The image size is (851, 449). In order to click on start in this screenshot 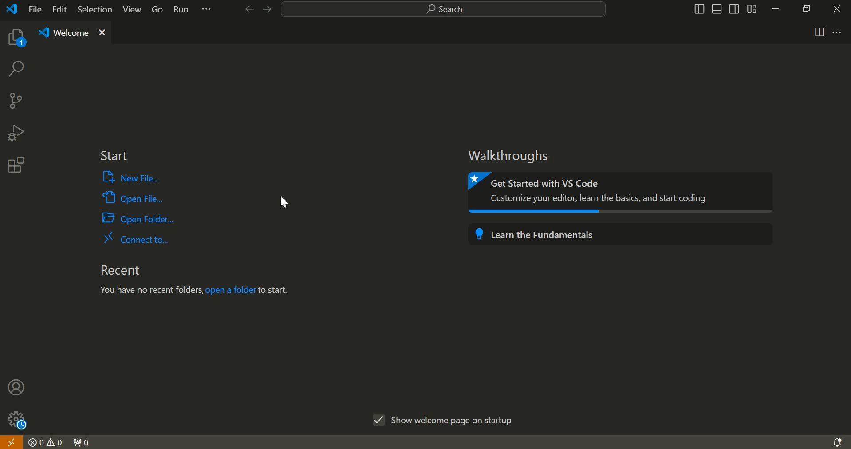, I will do `click(114, 156)`.